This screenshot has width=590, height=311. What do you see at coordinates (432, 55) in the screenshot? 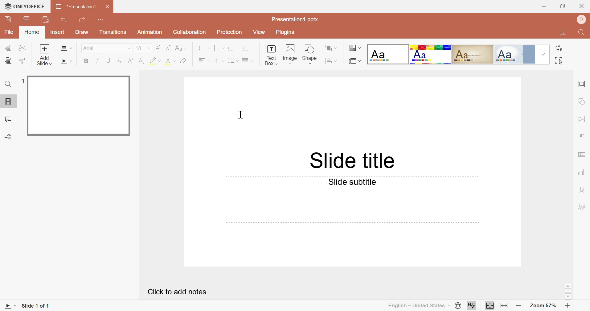
I see `Basic` at bounding box center [432, 55].